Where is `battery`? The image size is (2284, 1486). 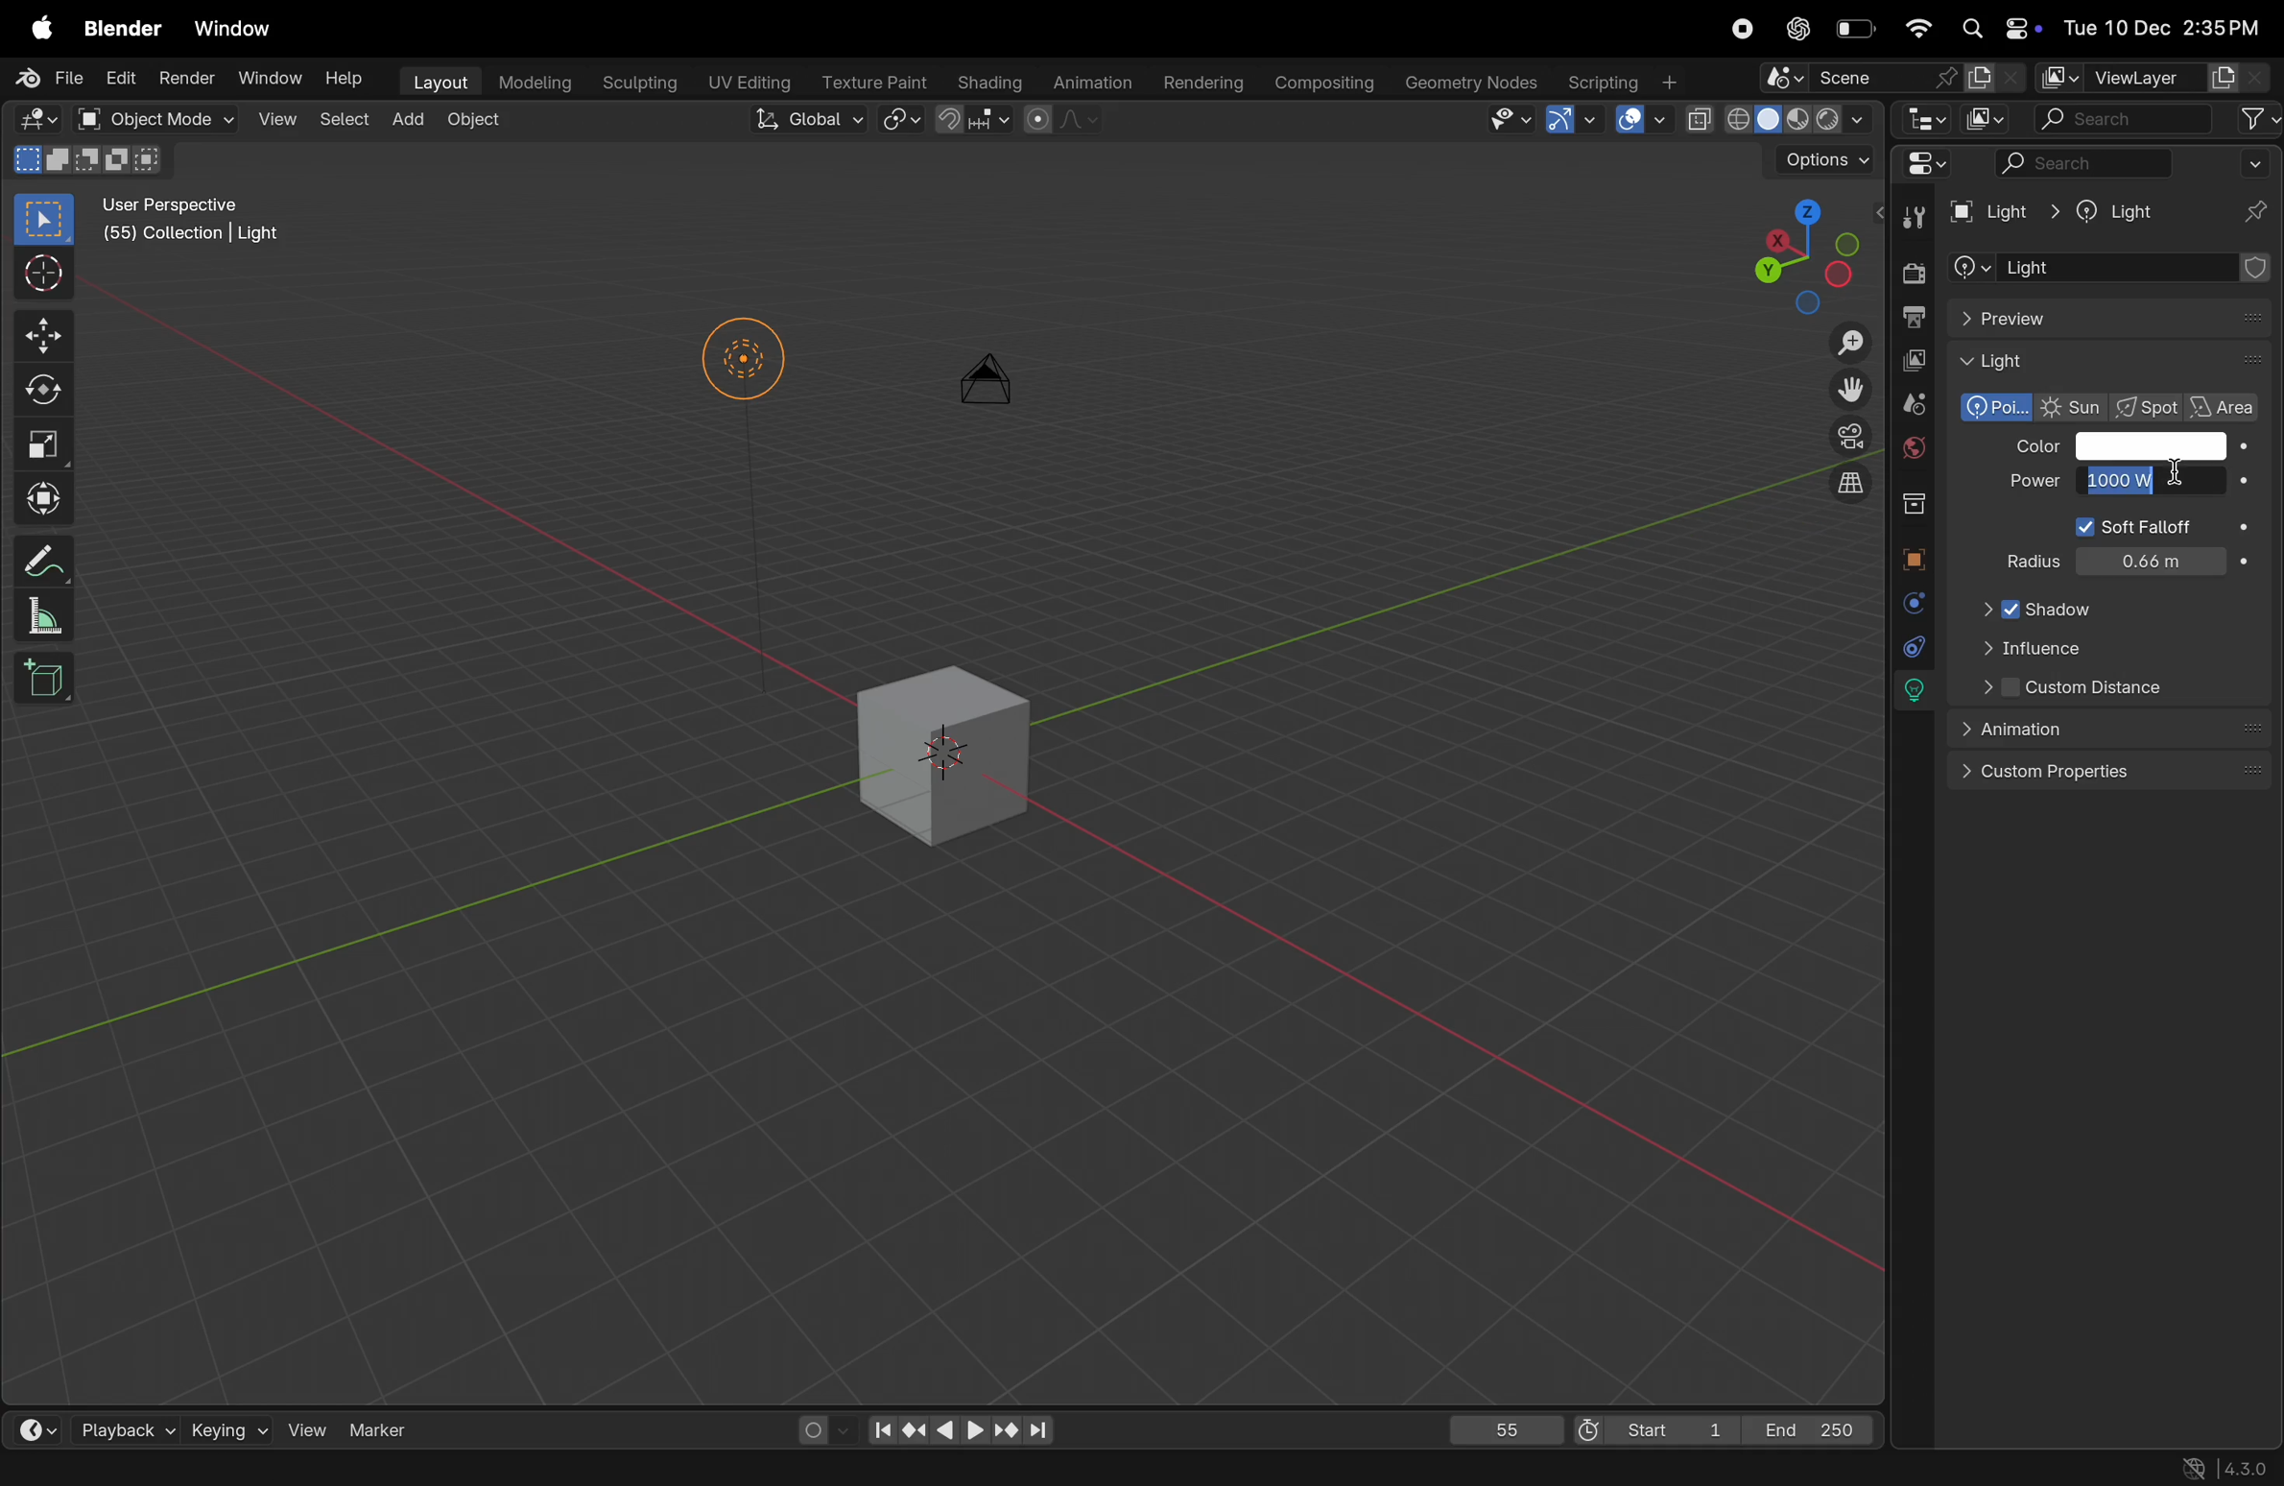
battery is located at coordinates (1856, 26).